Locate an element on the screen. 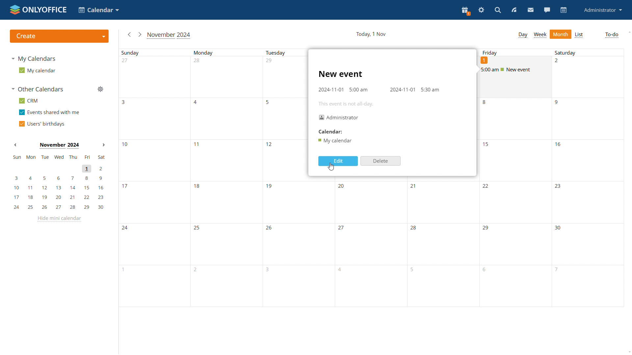 This screenshot has width=632, height=355. cursor is located at coordinates (330, 167).